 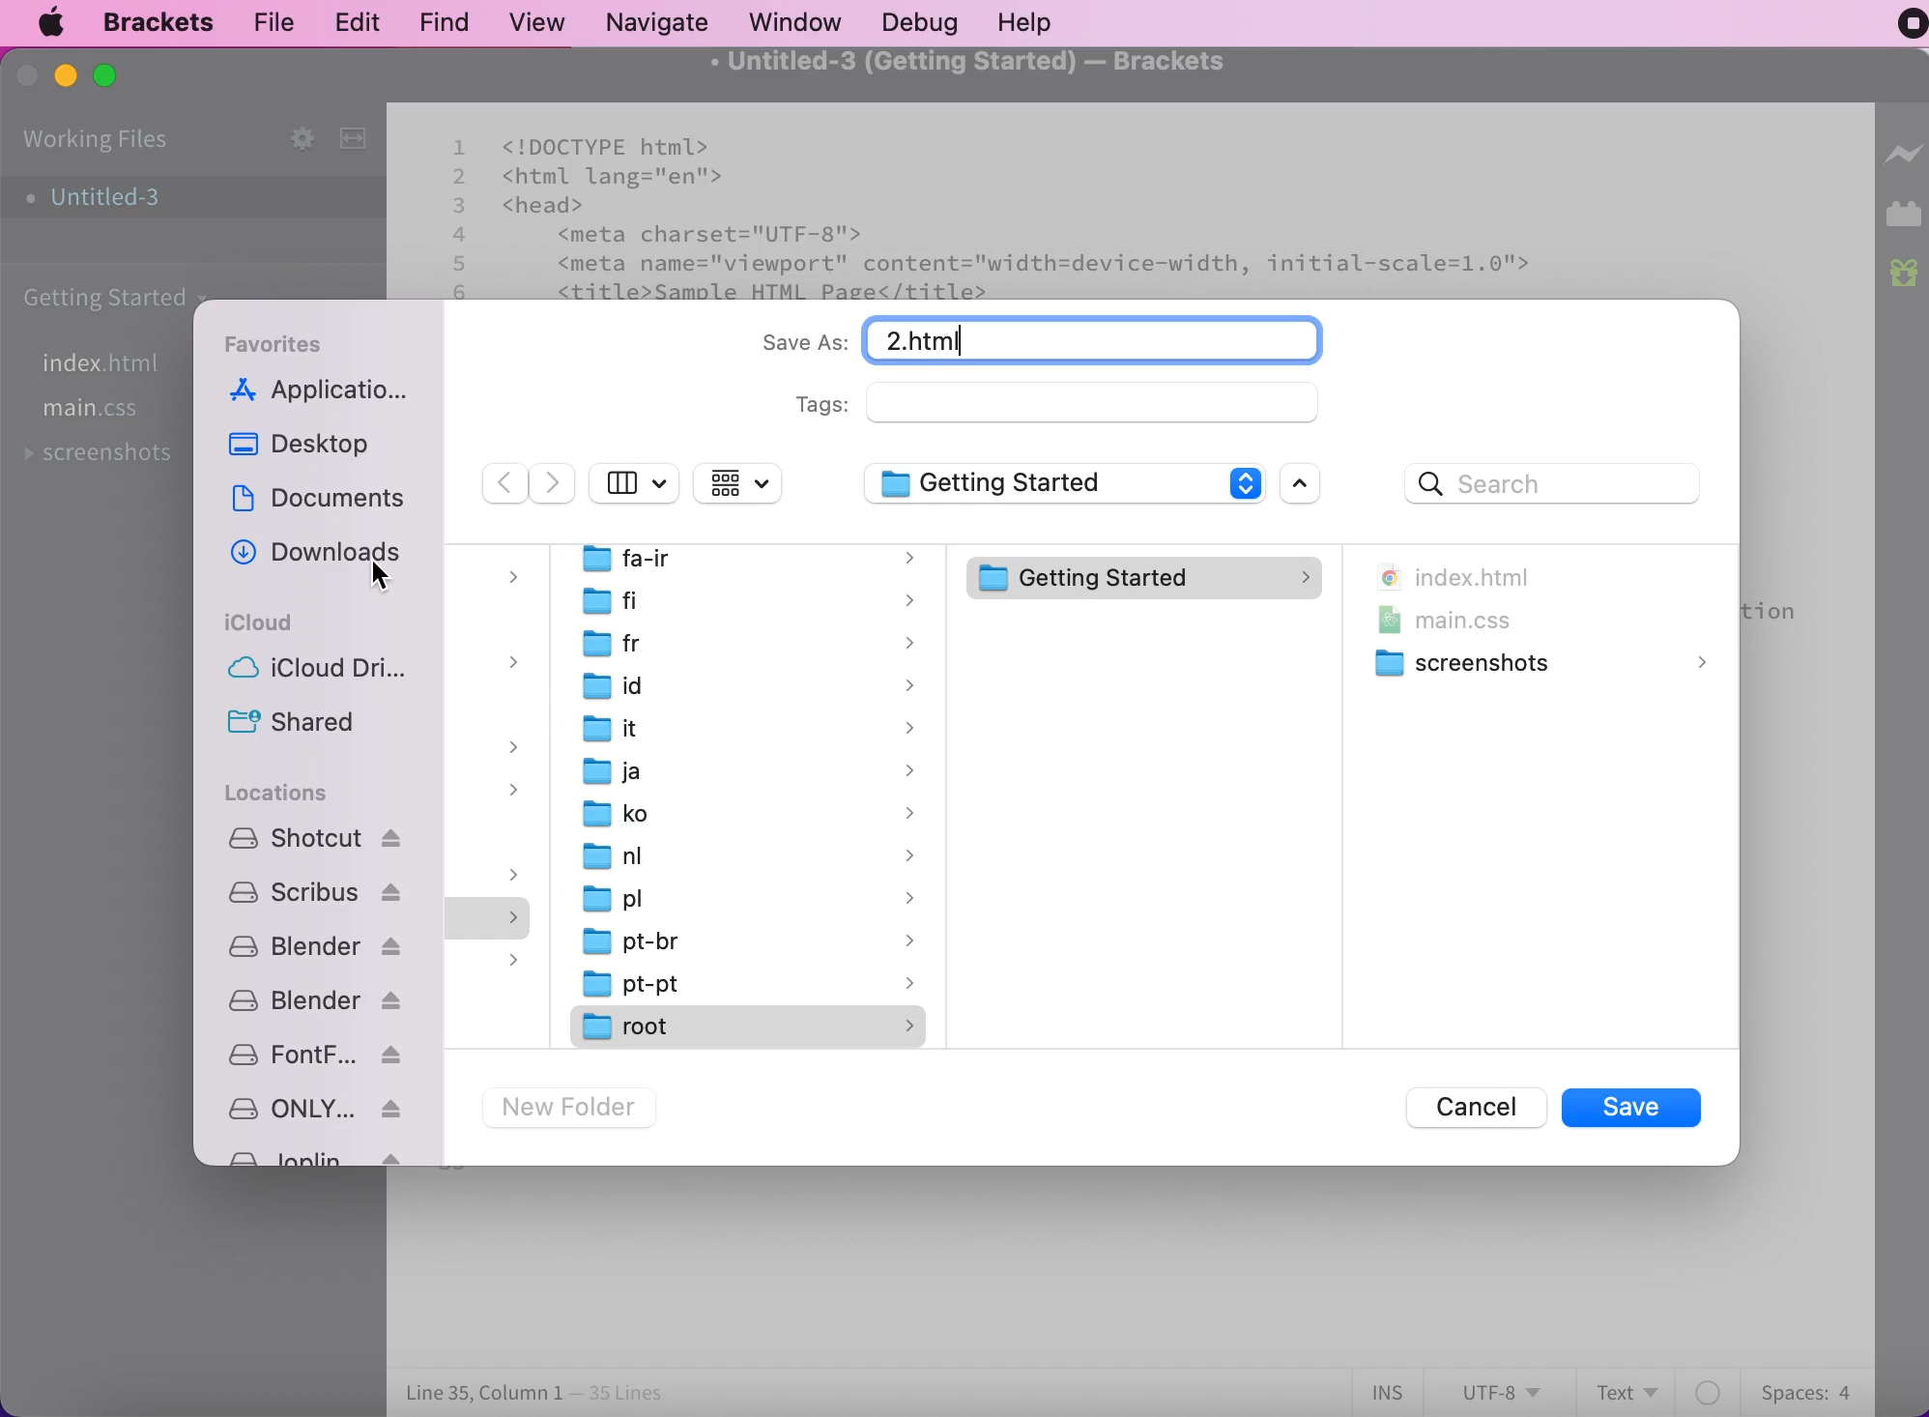 What do you see at coordinates (296, 135) in the screenshot?
I see `configure working set` at bounding box center [296, 135].